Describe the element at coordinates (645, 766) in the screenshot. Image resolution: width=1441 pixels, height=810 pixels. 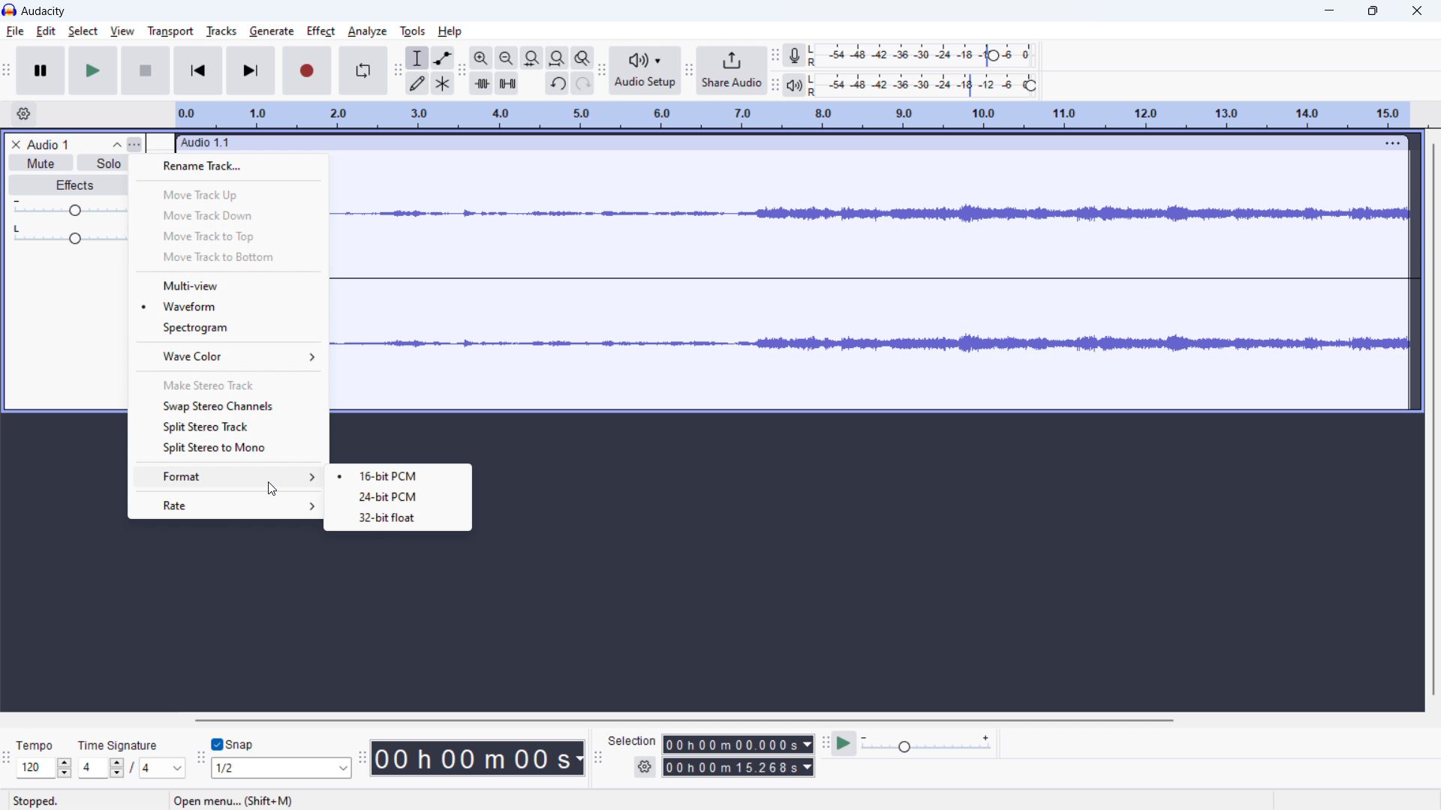
I see `settings` at that location.